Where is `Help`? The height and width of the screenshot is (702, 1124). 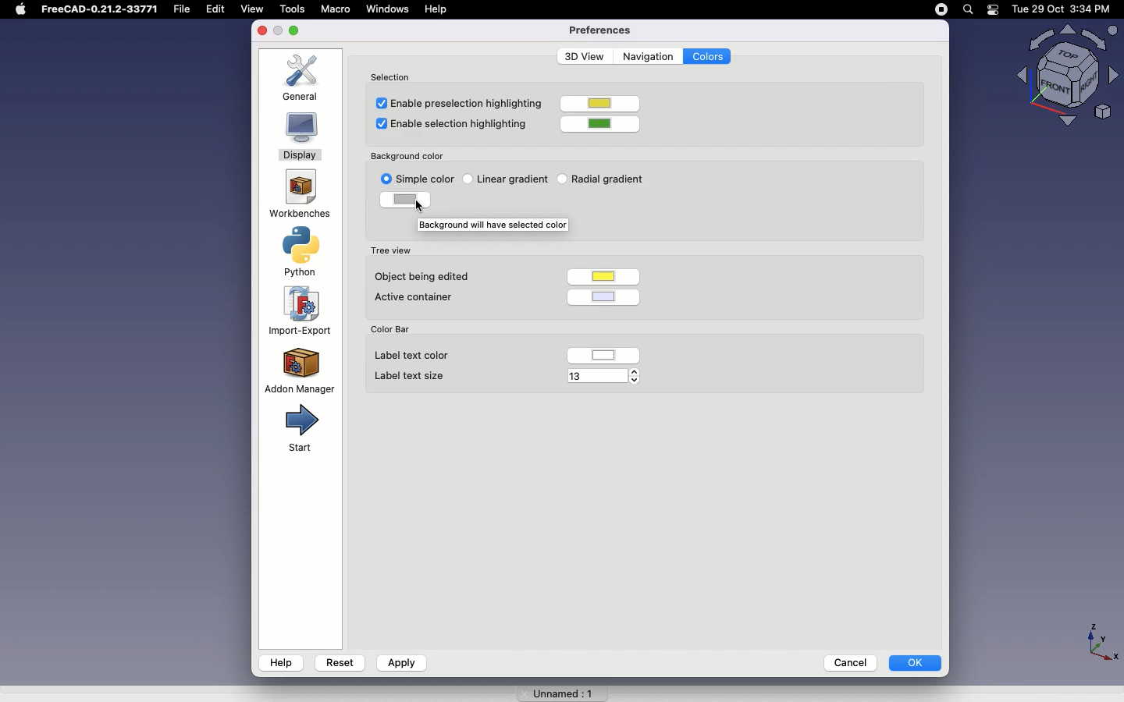 Help is located at coordinates (439, 9).